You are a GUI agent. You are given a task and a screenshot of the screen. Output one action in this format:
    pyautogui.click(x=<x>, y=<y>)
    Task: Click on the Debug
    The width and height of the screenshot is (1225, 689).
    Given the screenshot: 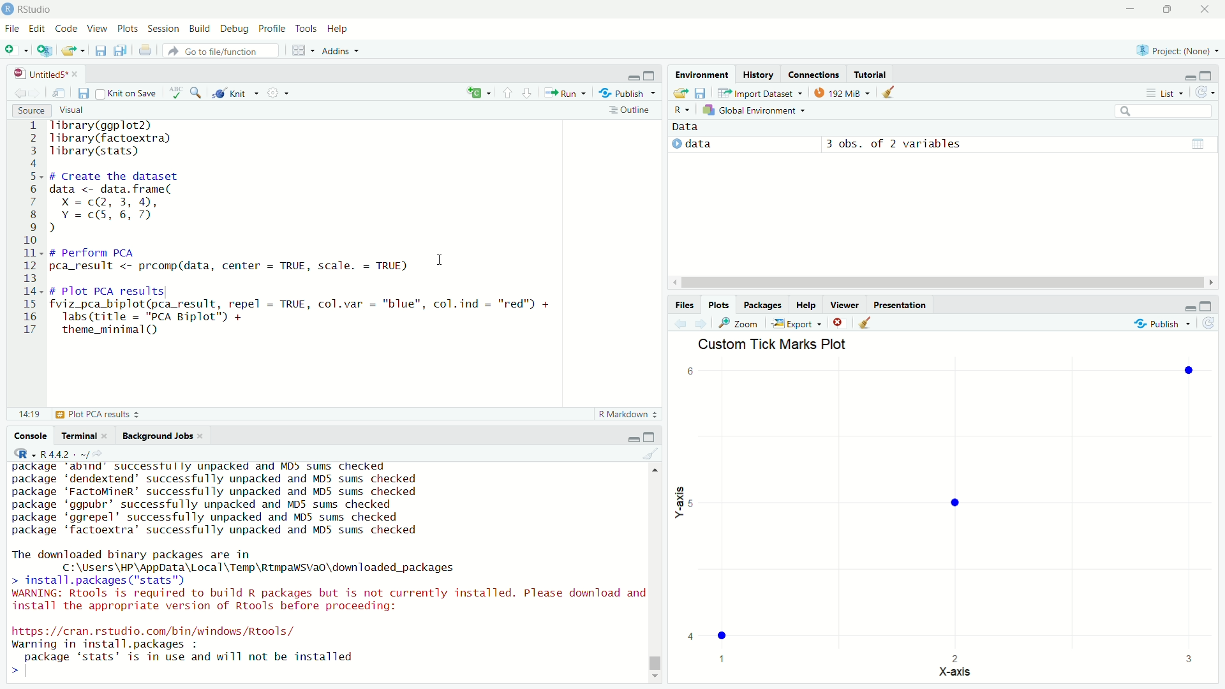 What is the action you would take?
    pyautogui.click(x=235, y=29)
    